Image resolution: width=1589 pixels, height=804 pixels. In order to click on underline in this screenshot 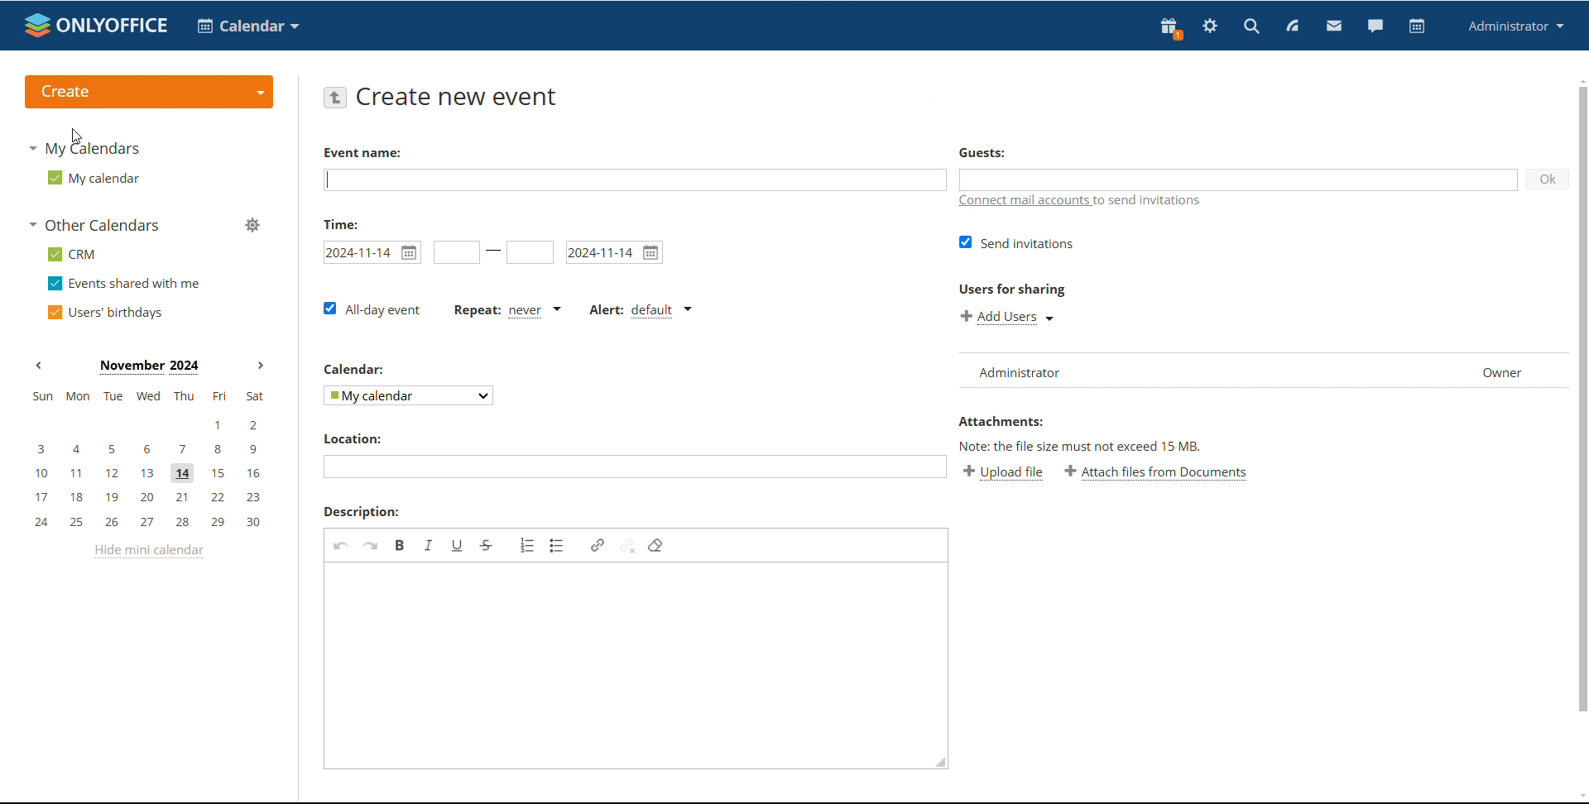, I will do `click(458, 545)`.